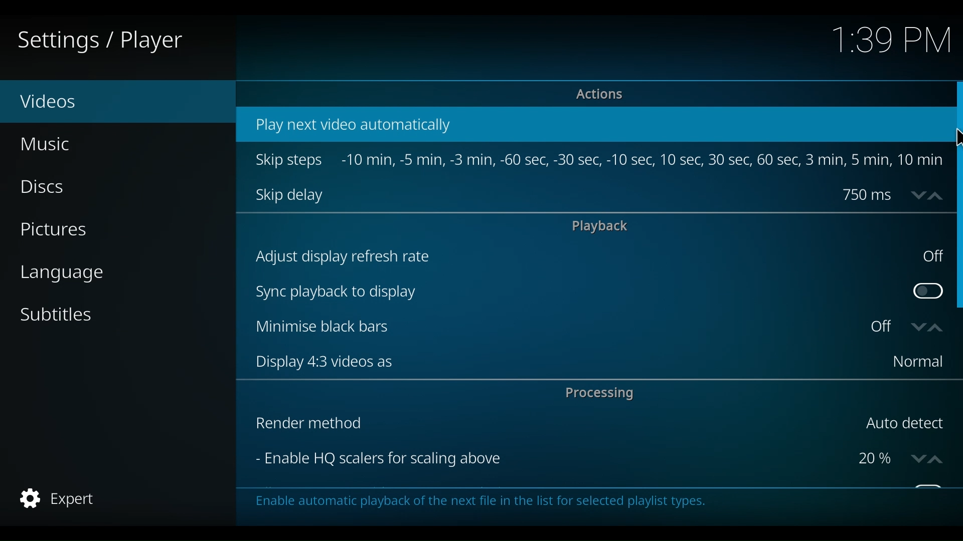 The height and width of the screenshot is (541, 963). I want to click on Toggle on or off, so click(890, 327).